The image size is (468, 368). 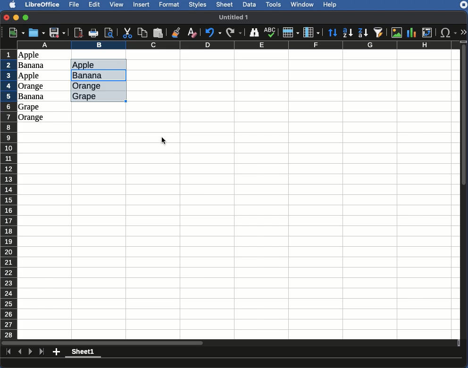 What do you see at coordinates (57, 33) in the screenshot?
I see `Save` at bounding box center [57, 33].